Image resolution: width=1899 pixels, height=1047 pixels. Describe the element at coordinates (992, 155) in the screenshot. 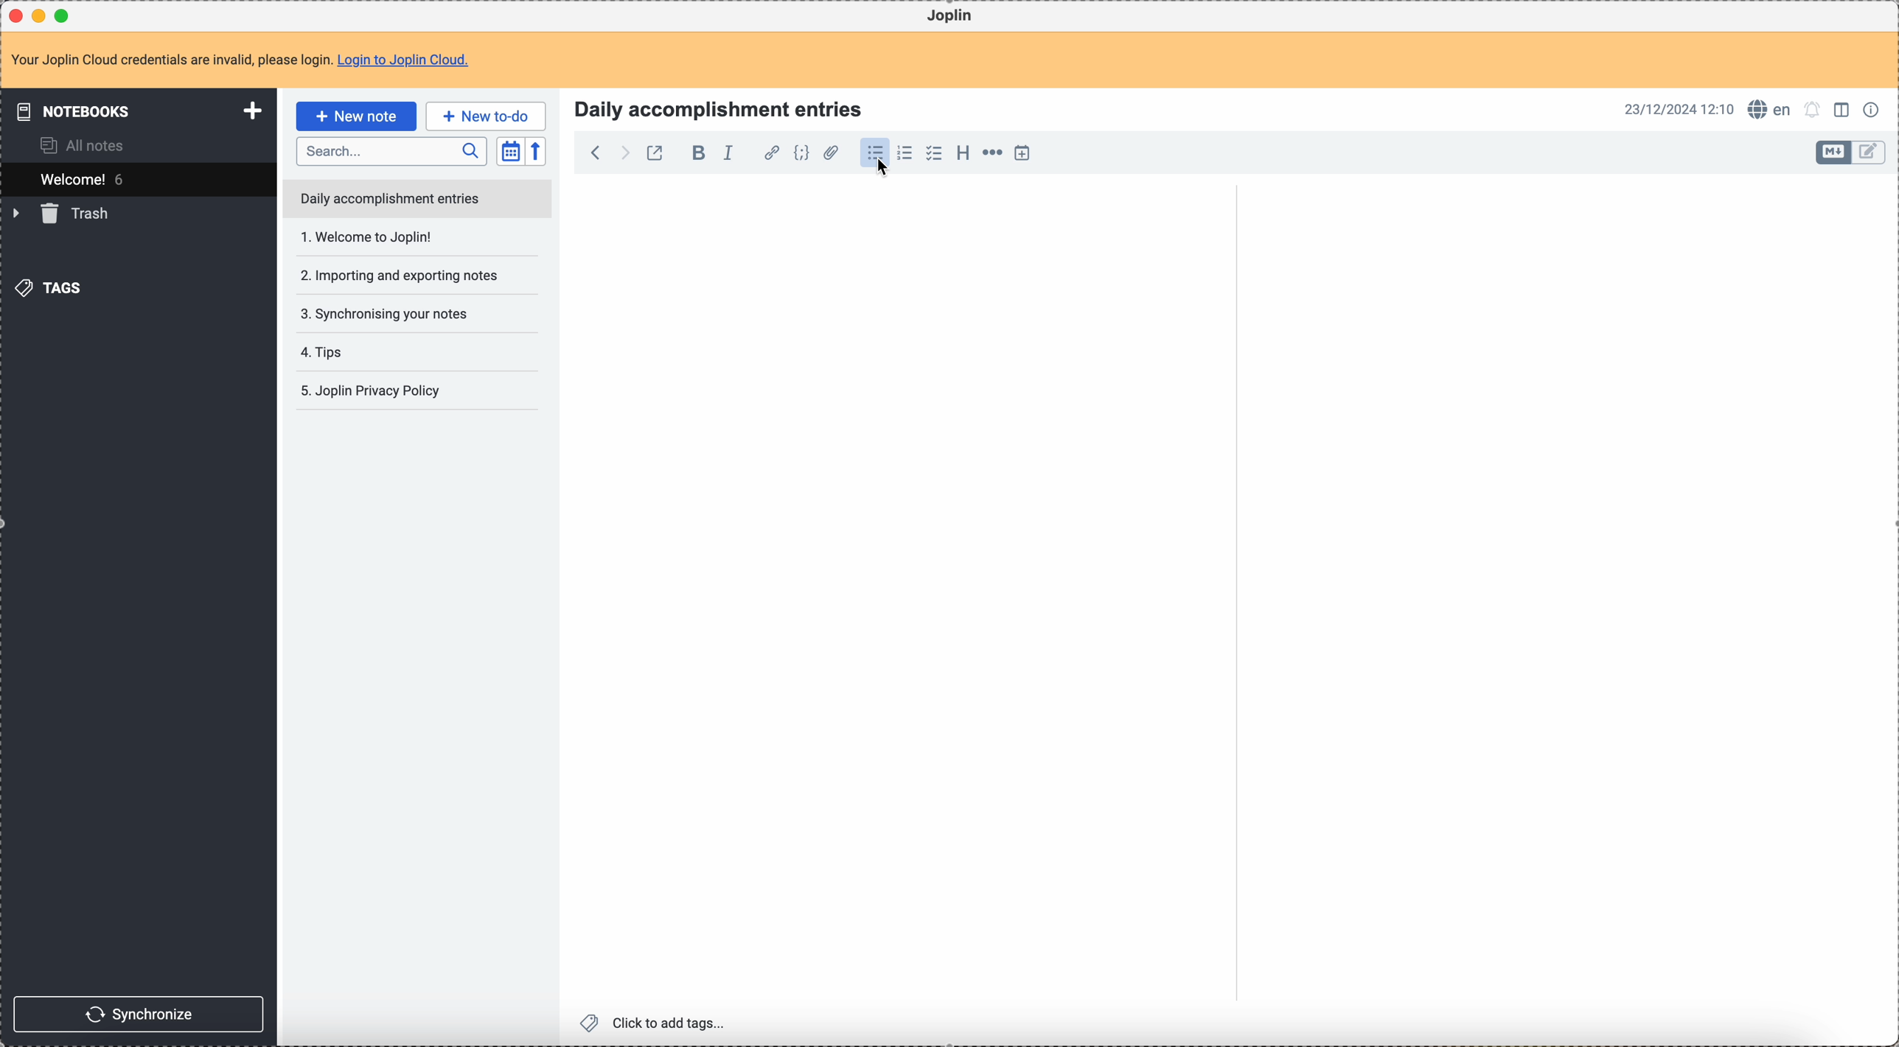

I see `horizontal rule` at that location.